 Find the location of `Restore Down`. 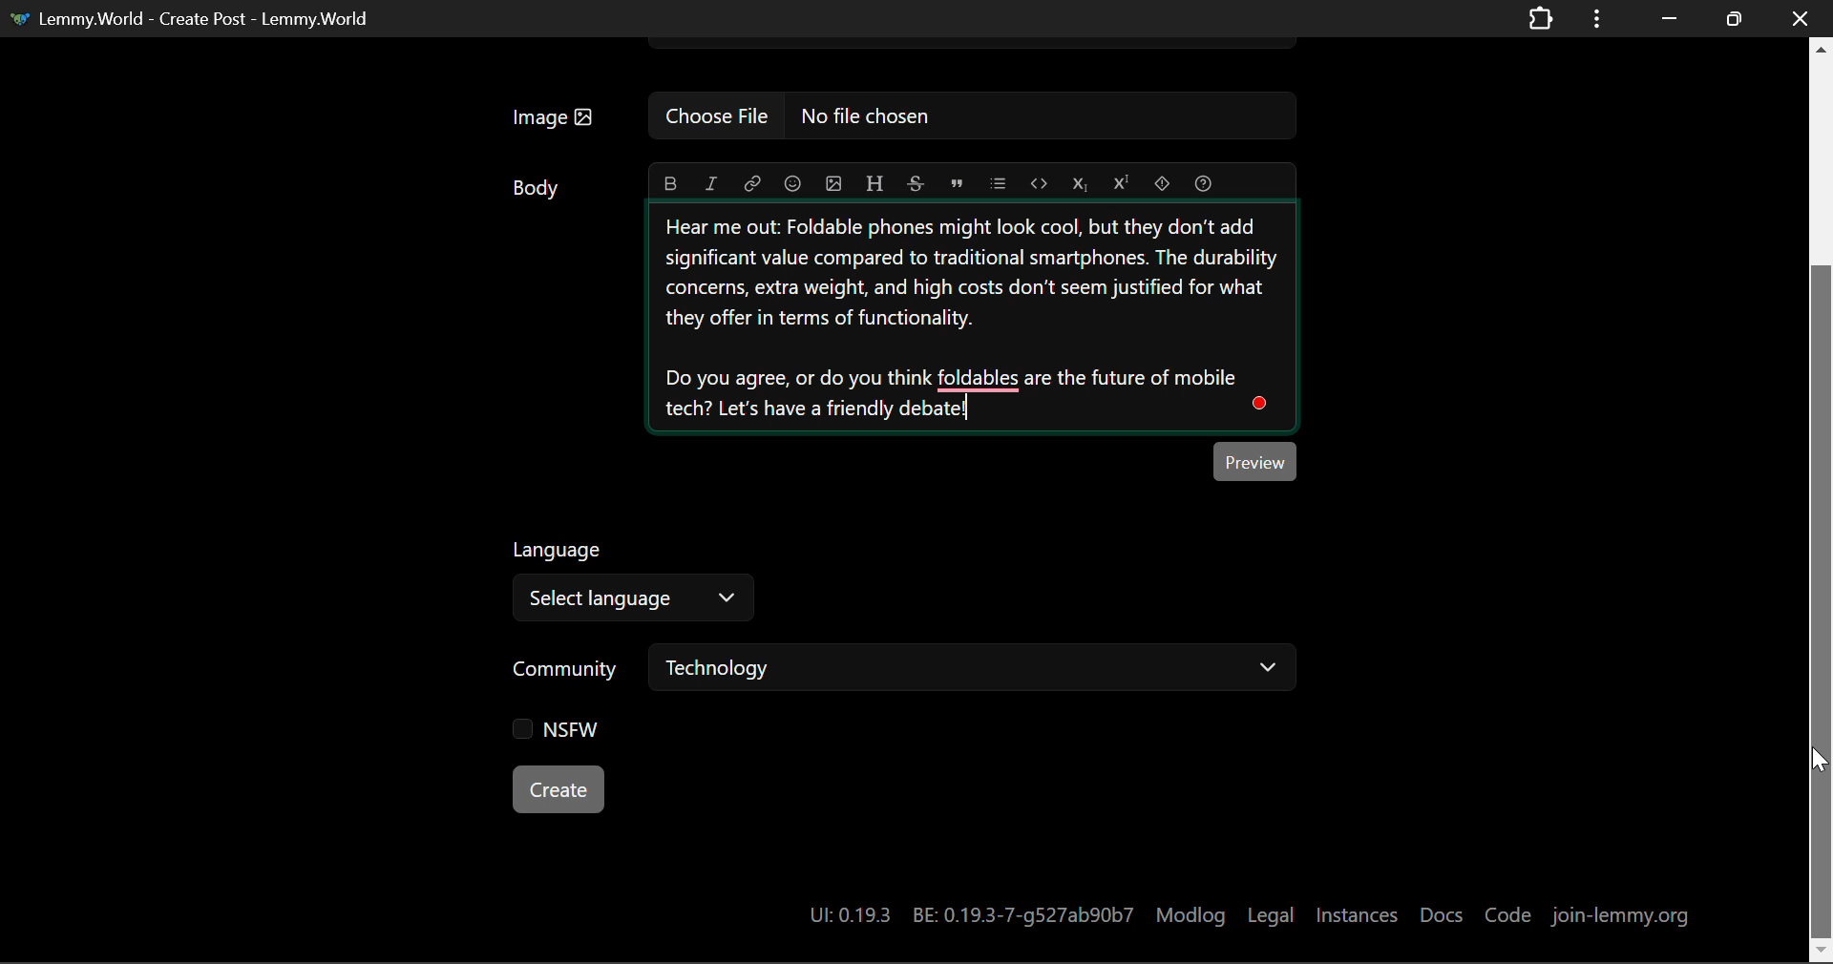

Restore Down is located at coordinates (1666, 18).